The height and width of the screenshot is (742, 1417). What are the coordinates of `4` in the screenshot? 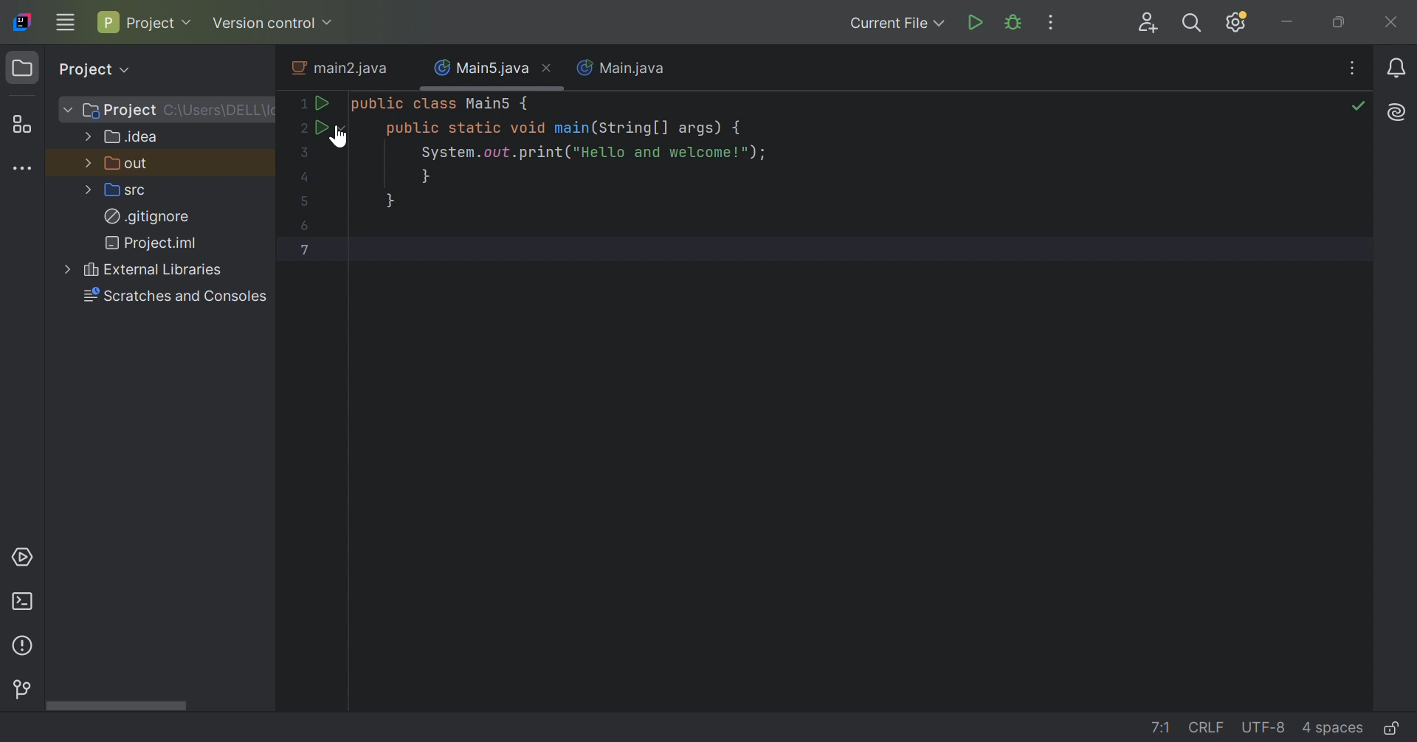 It's located at (304, 178).